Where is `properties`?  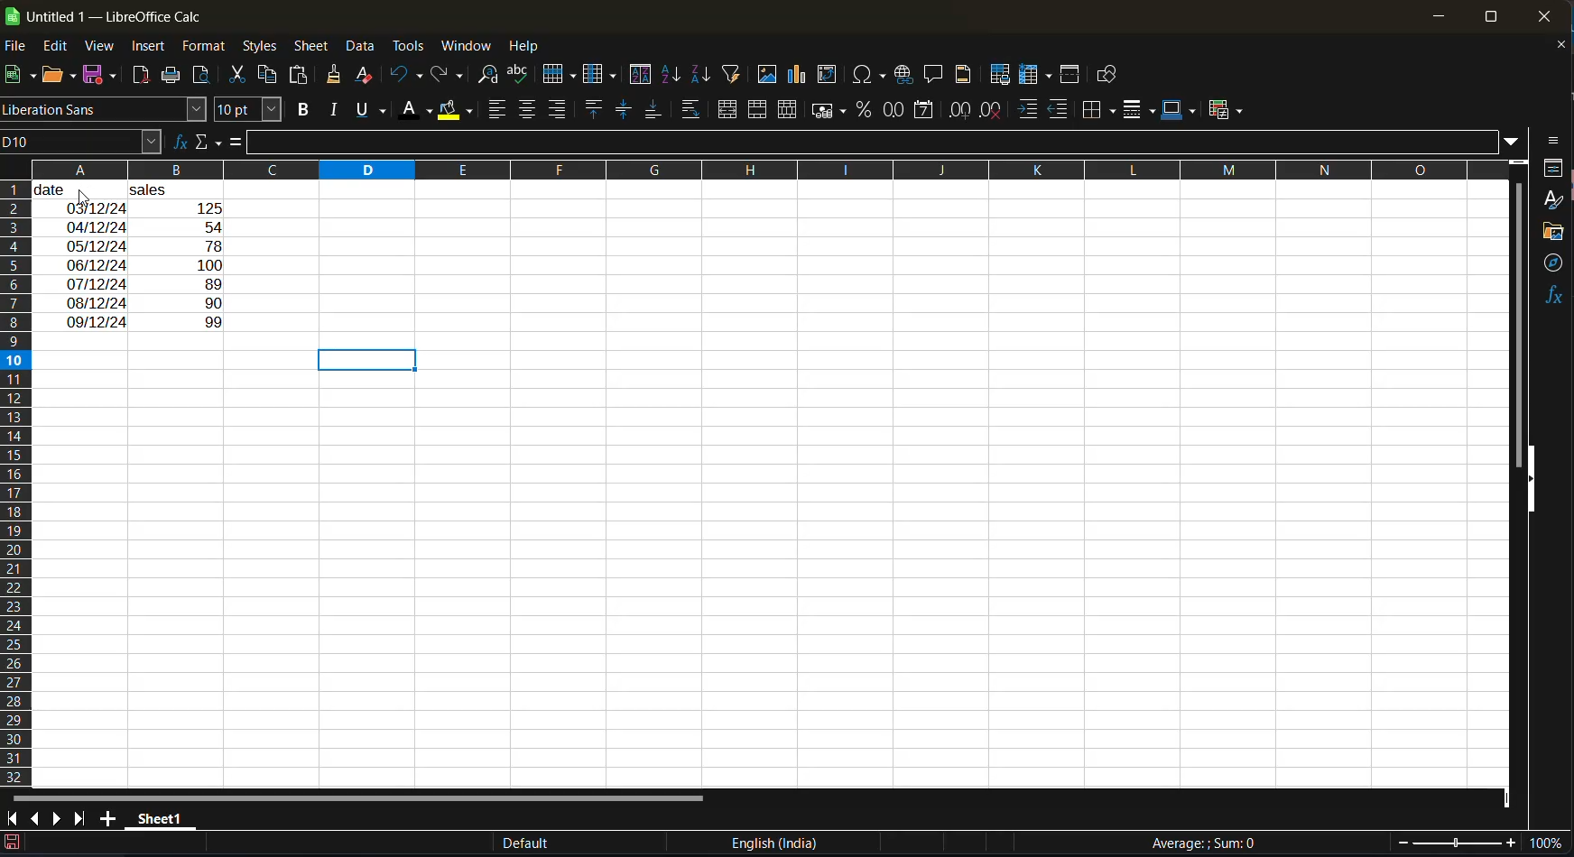 properties is located at coordinates (1553, 170).